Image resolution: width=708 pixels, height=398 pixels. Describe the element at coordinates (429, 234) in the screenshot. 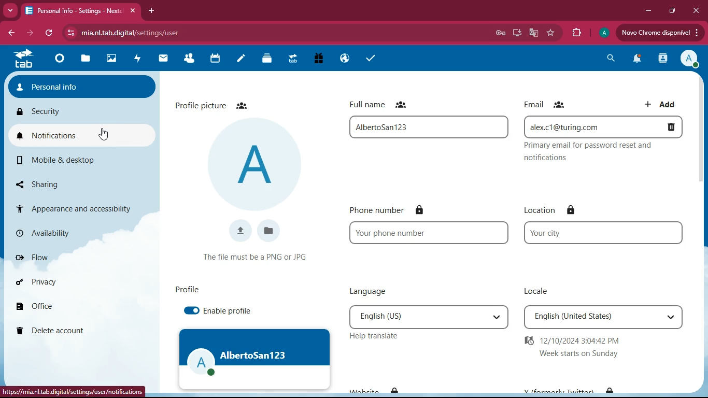

I see `phone number` at that location.